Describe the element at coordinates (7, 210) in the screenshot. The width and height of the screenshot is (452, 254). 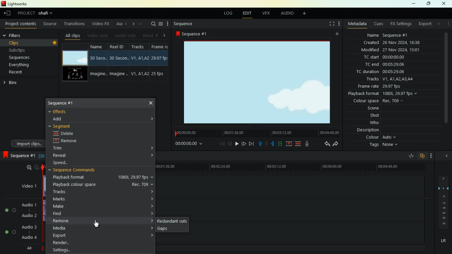
I see `toggle` at that location.